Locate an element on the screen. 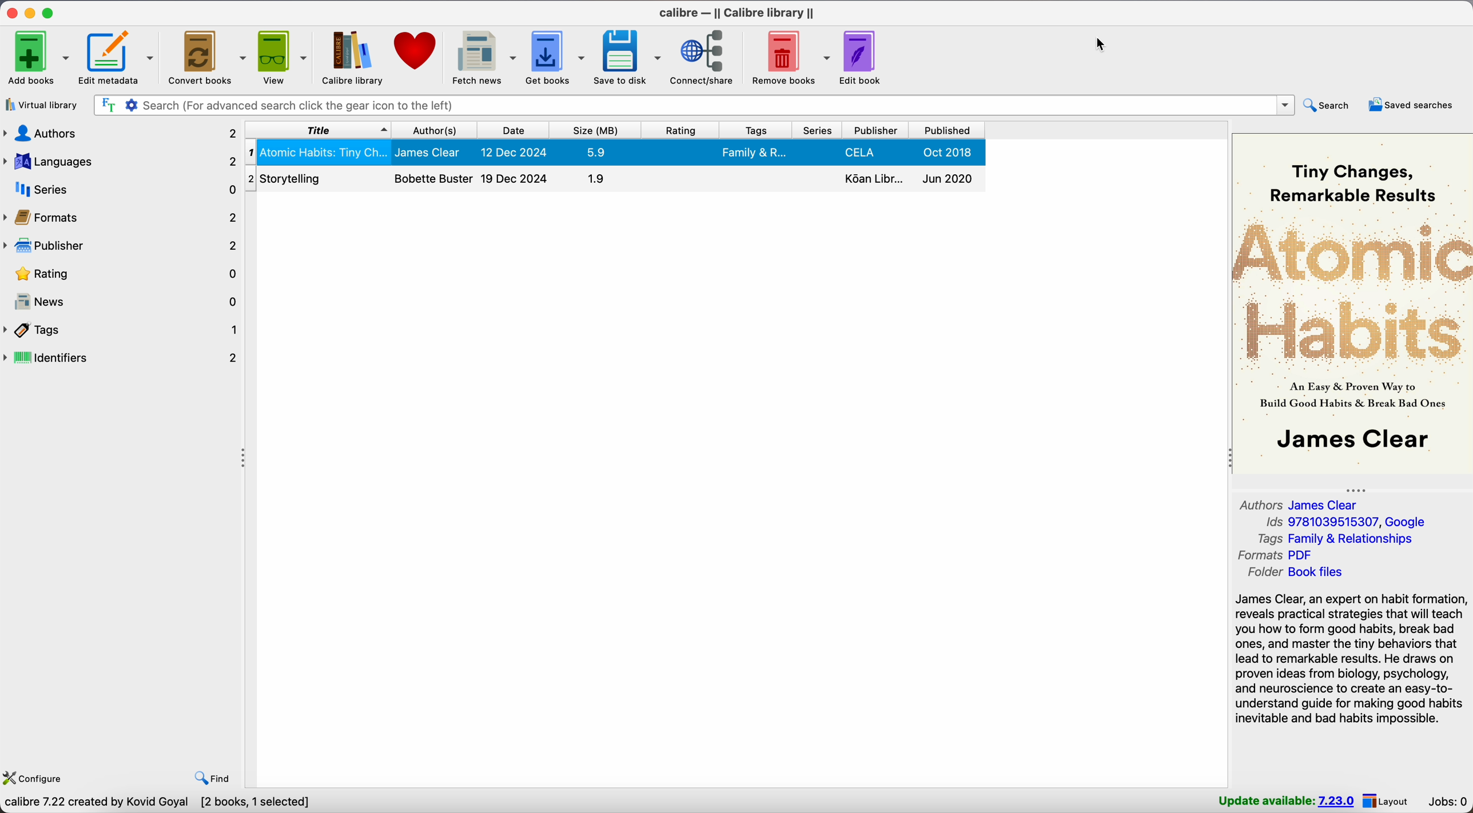 This screenshot has width=1473, height=813. connect/share is located at coordinates (705, 58).